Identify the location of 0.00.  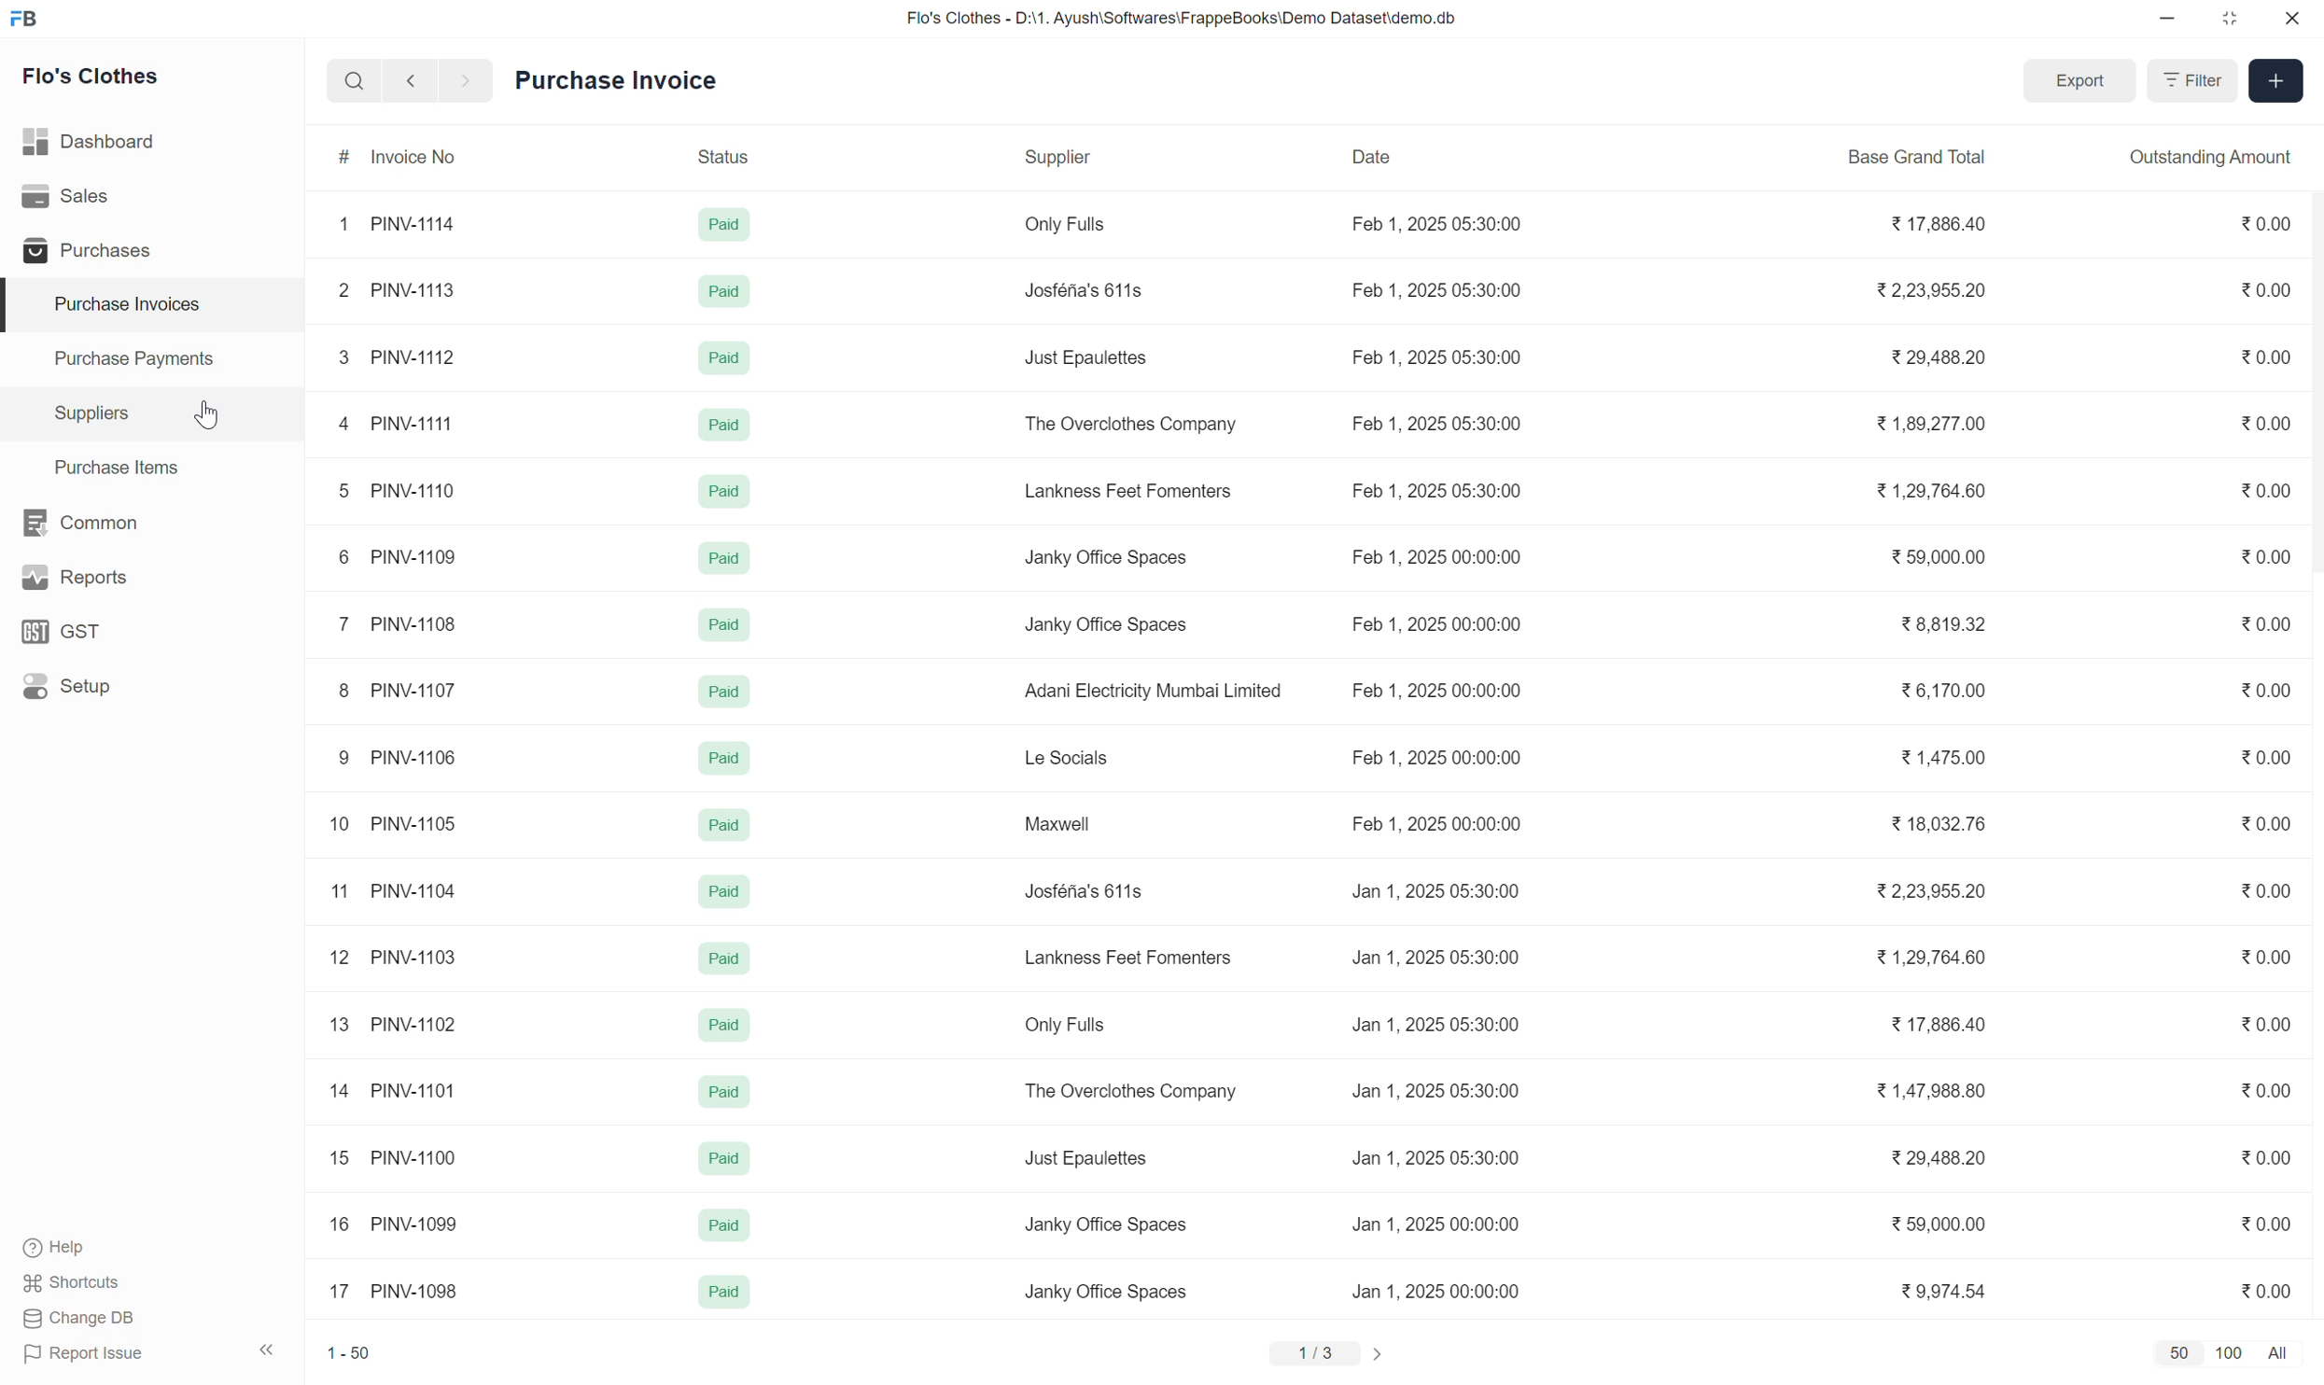
(2267, 1090).